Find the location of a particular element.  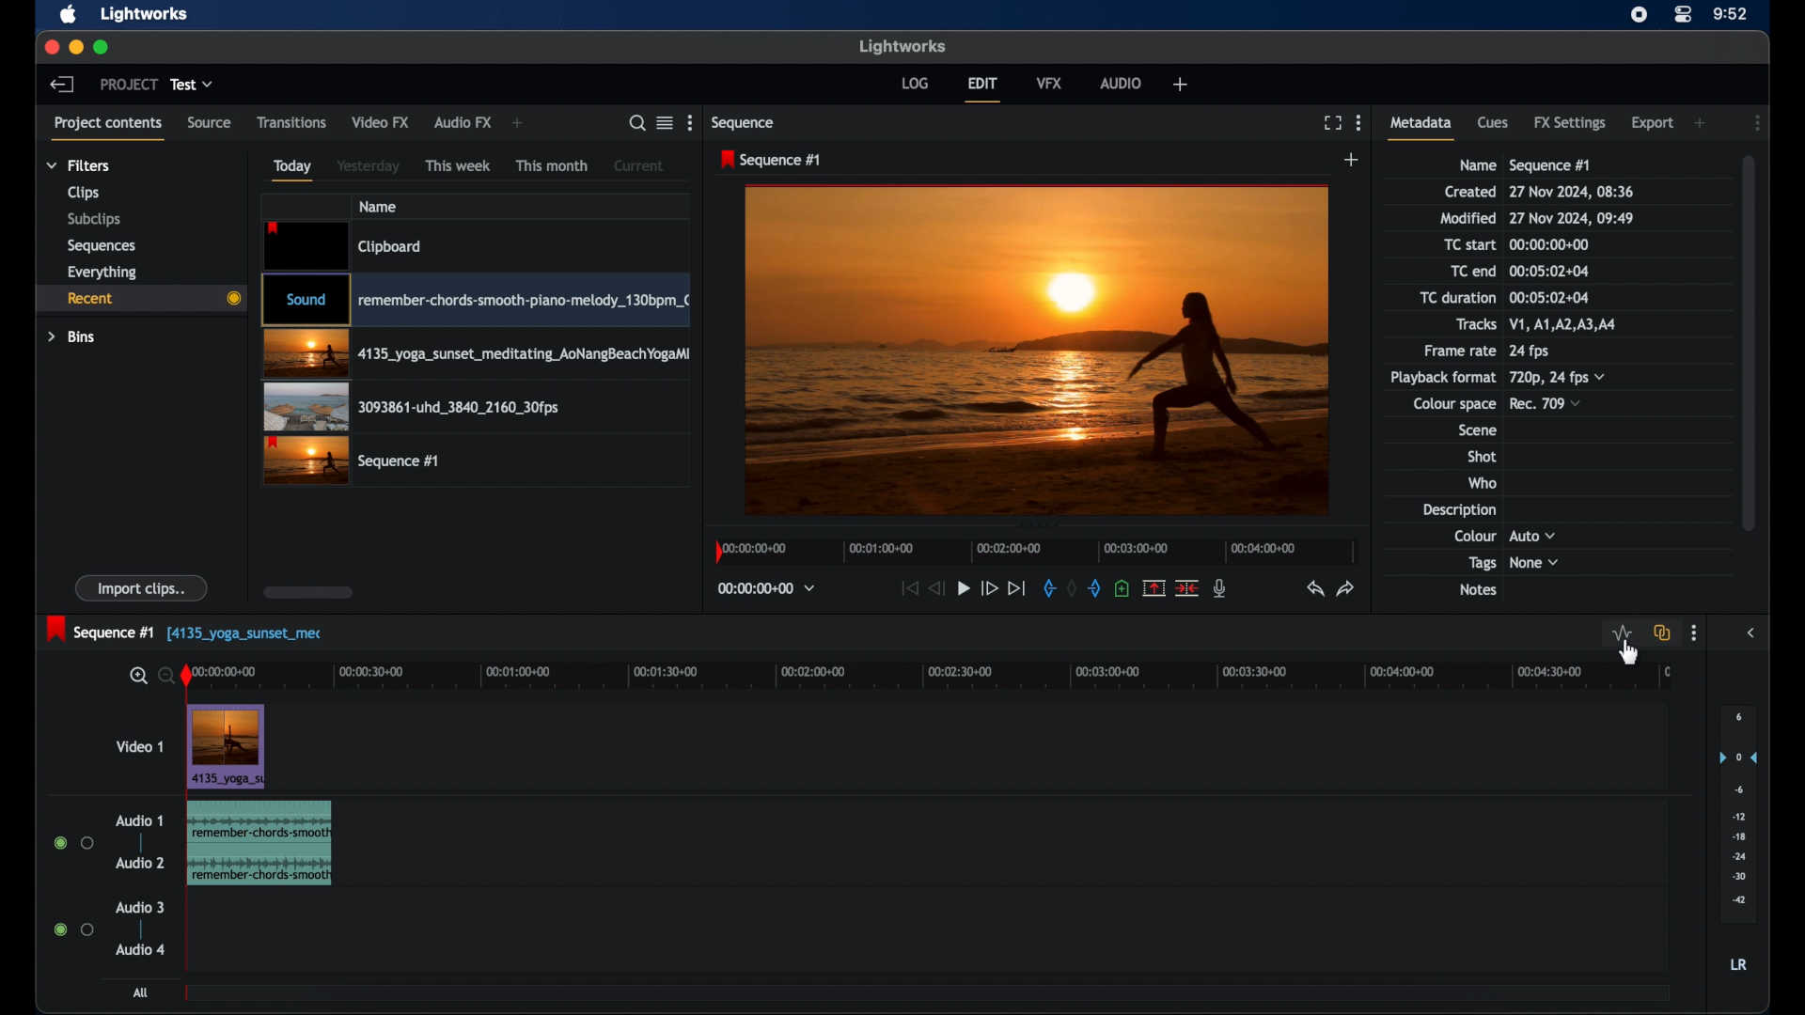

add a cue at the current position is located at coordinates (1122, 588).